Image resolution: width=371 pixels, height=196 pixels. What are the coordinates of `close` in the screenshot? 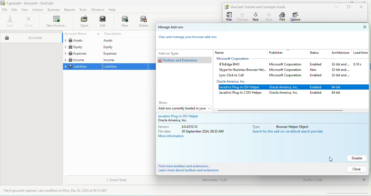 It's located at (363, 7).